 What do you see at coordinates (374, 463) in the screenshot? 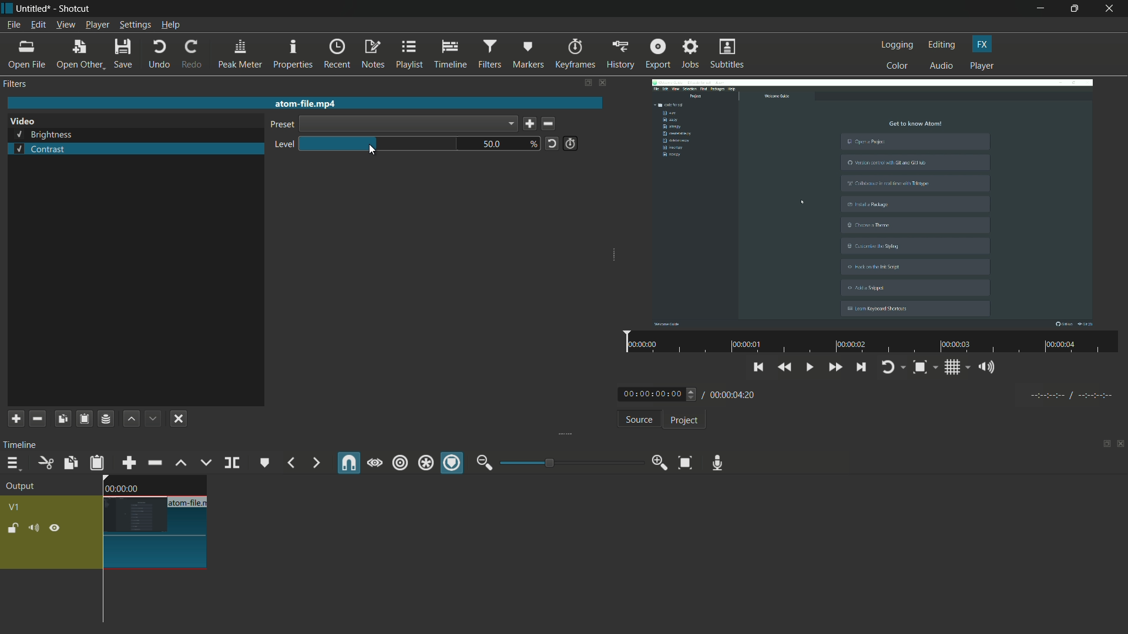
I see `scrub while dragging` at bounding box center [374, 463].